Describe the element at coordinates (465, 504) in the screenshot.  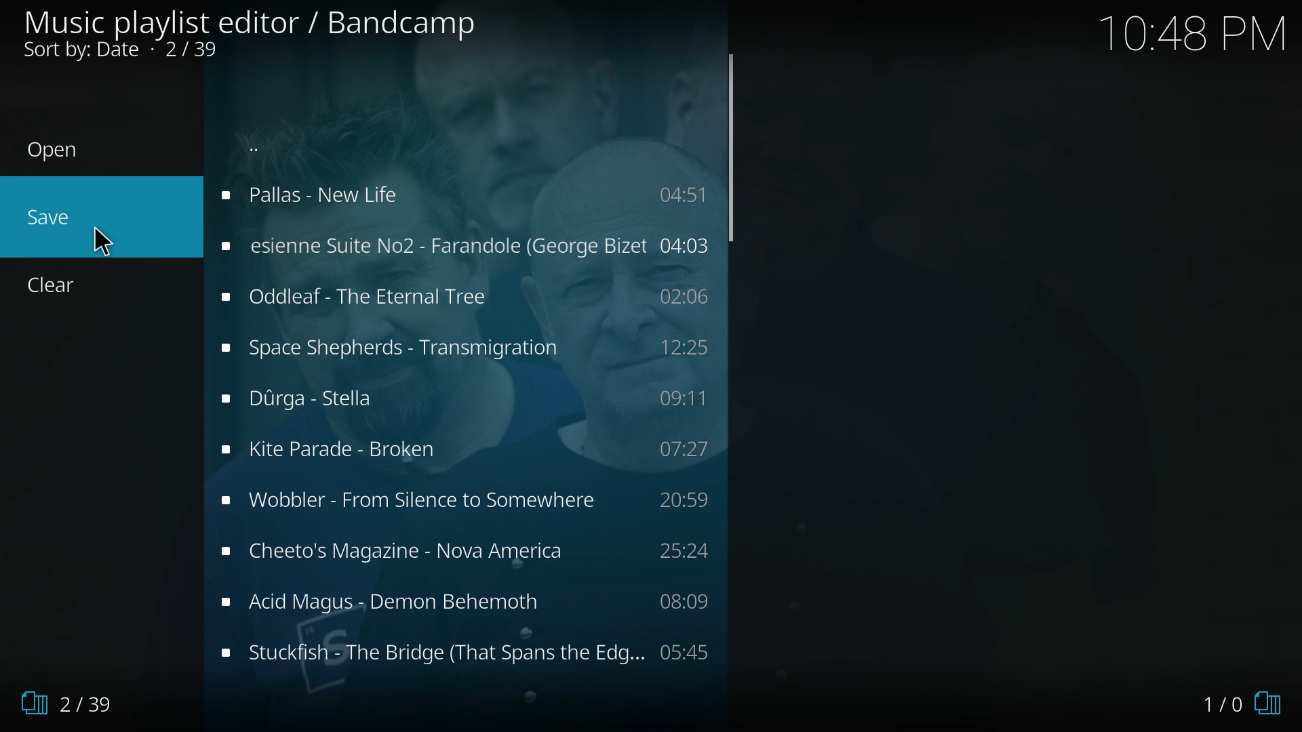
I see `song` at that location.